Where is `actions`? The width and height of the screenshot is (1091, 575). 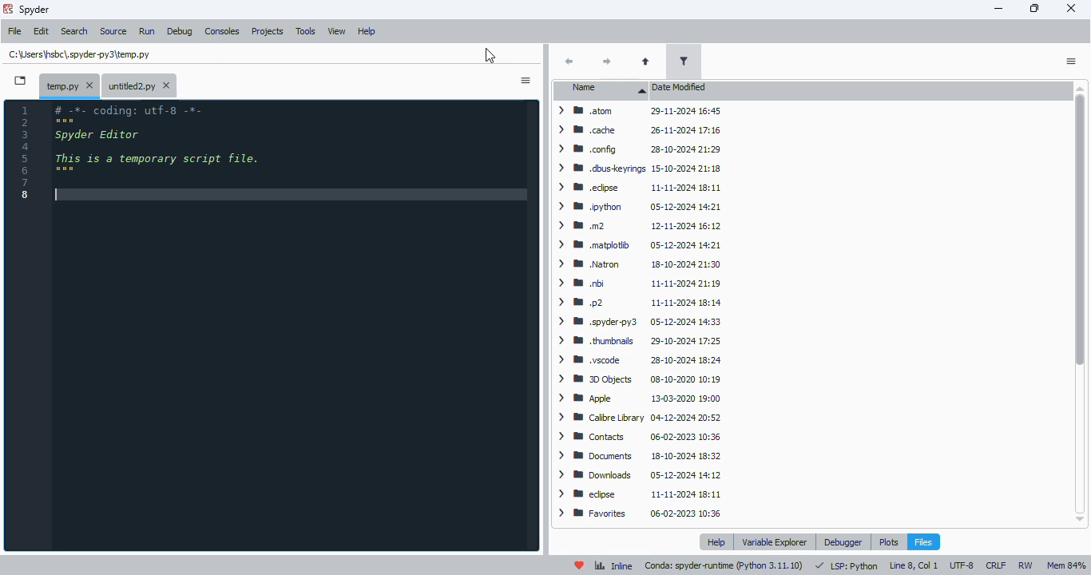
actions is located at coordinates (1070, 61).